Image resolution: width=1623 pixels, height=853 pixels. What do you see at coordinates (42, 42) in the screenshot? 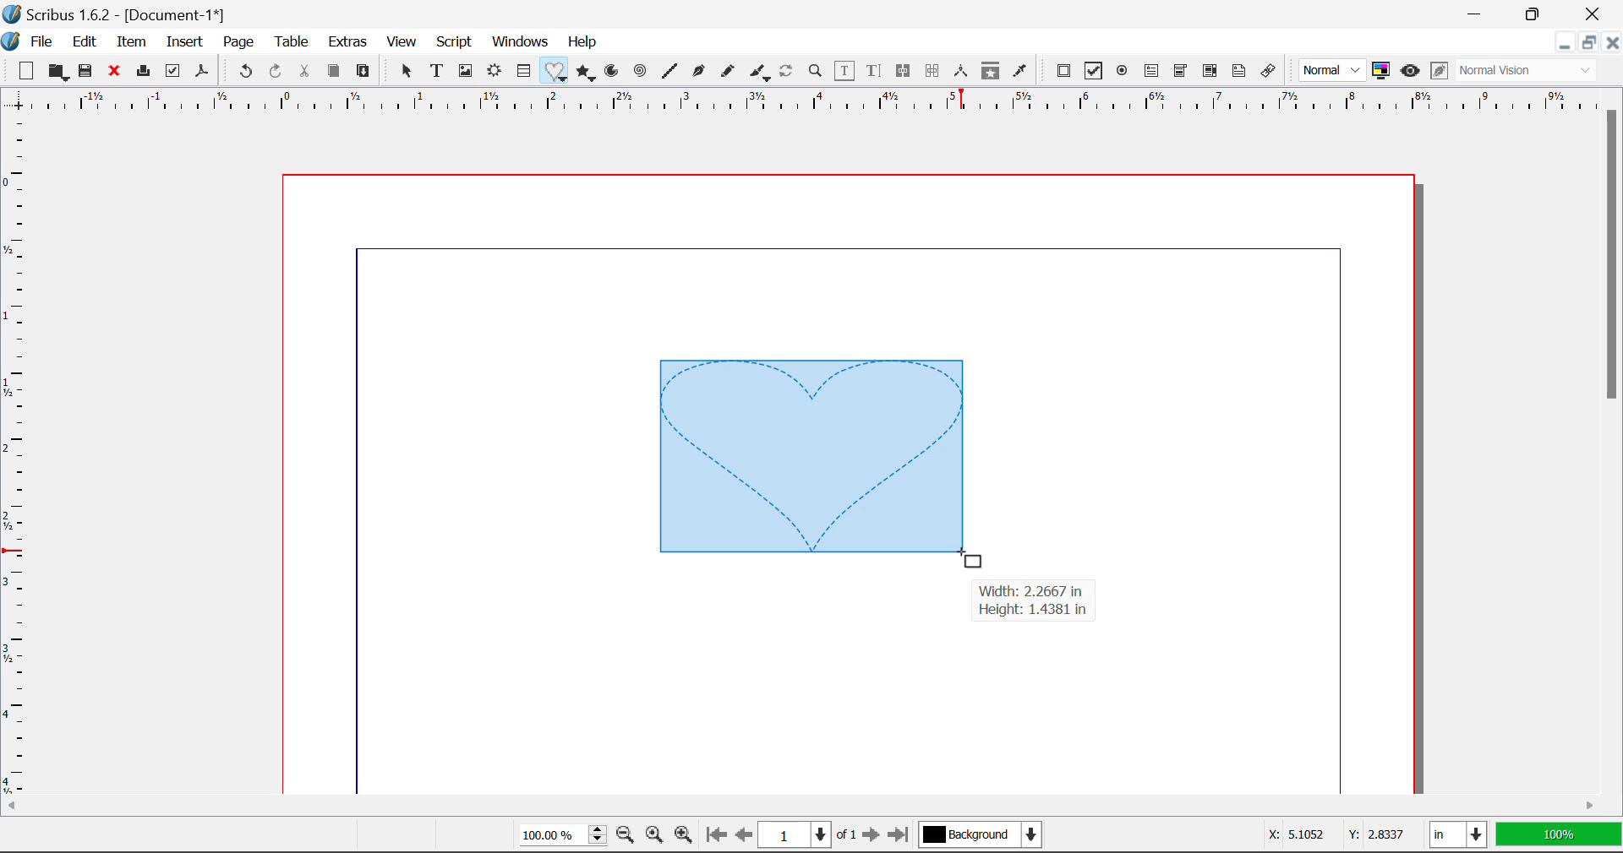
I see `File` at bounding box center [42, 42].